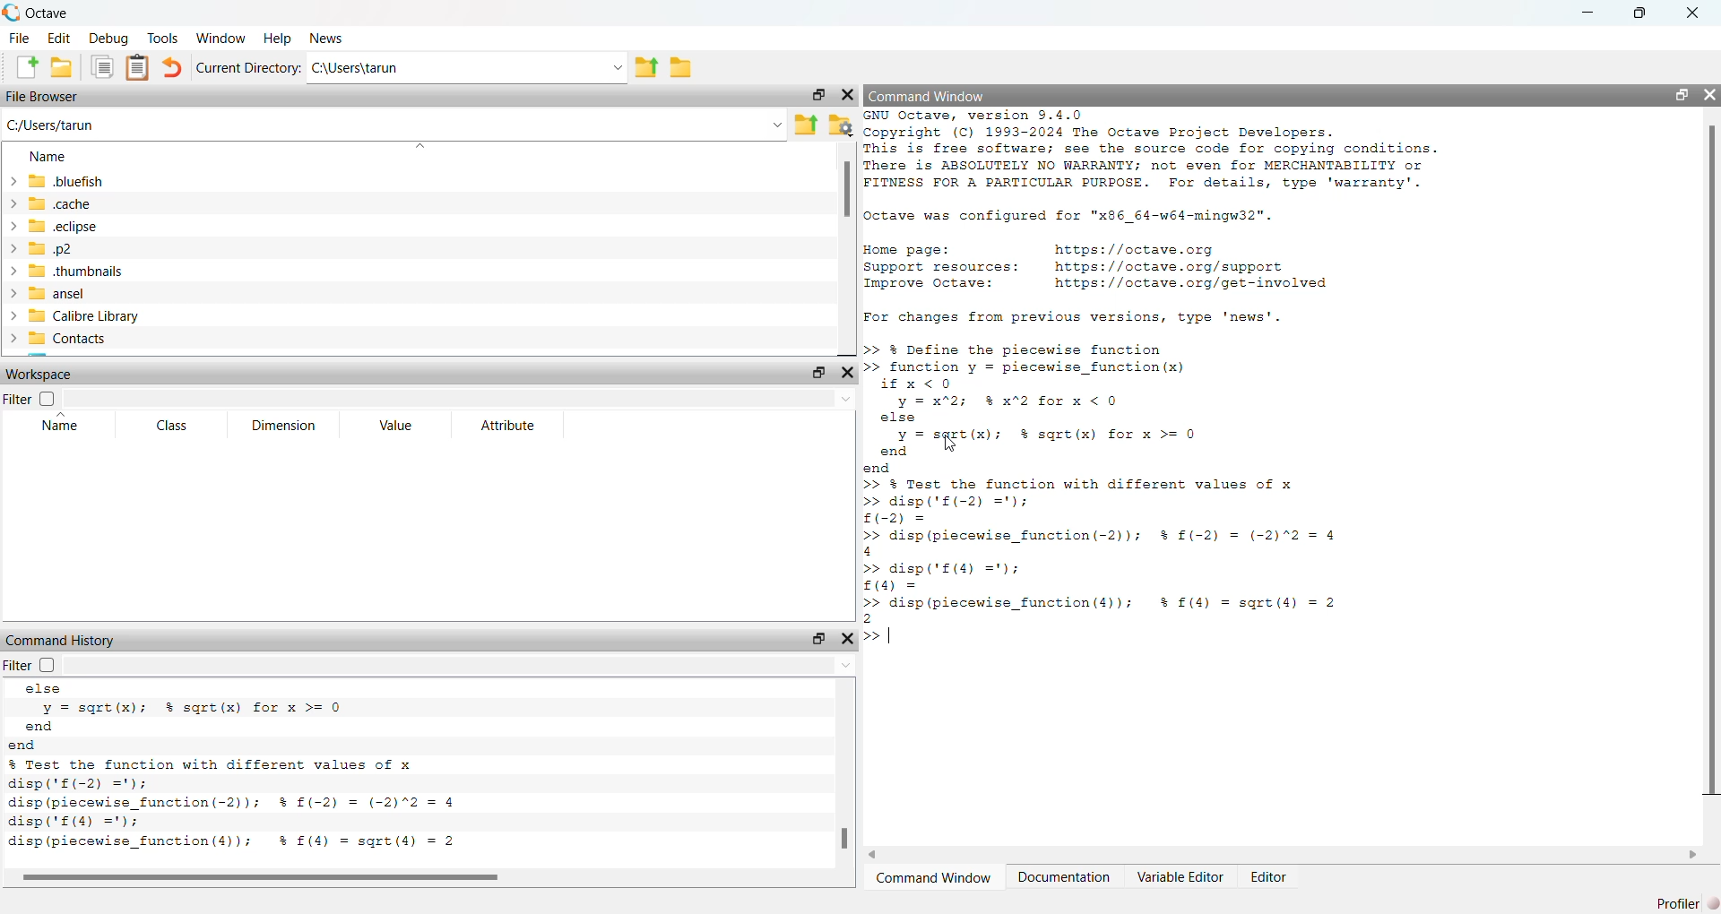 Image resolution: width=1721 pixels, height=914 pixels. Describe the element at coordinates (1640, 14) in the screenshot. I see `Maximize/Restore` at that location.